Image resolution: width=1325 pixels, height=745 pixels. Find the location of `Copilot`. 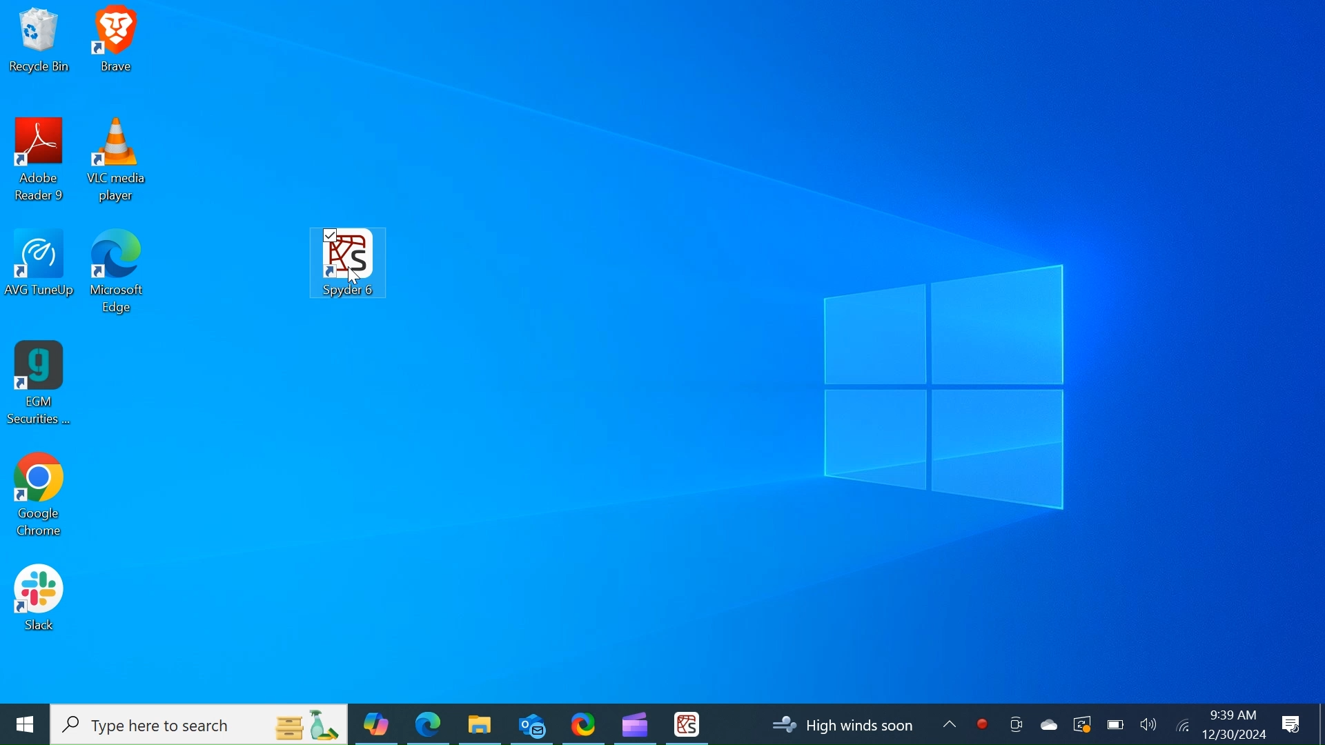

Copilot is located at coordinates (376, 724).